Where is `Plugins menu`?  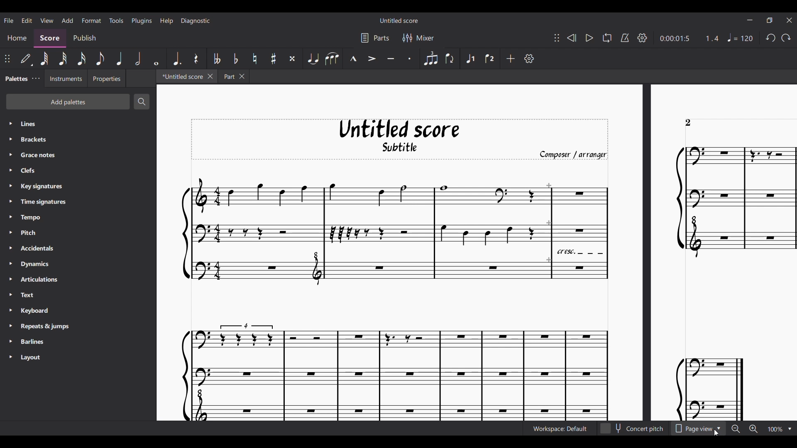 Plugins menu is located at coordinates (142, 21).